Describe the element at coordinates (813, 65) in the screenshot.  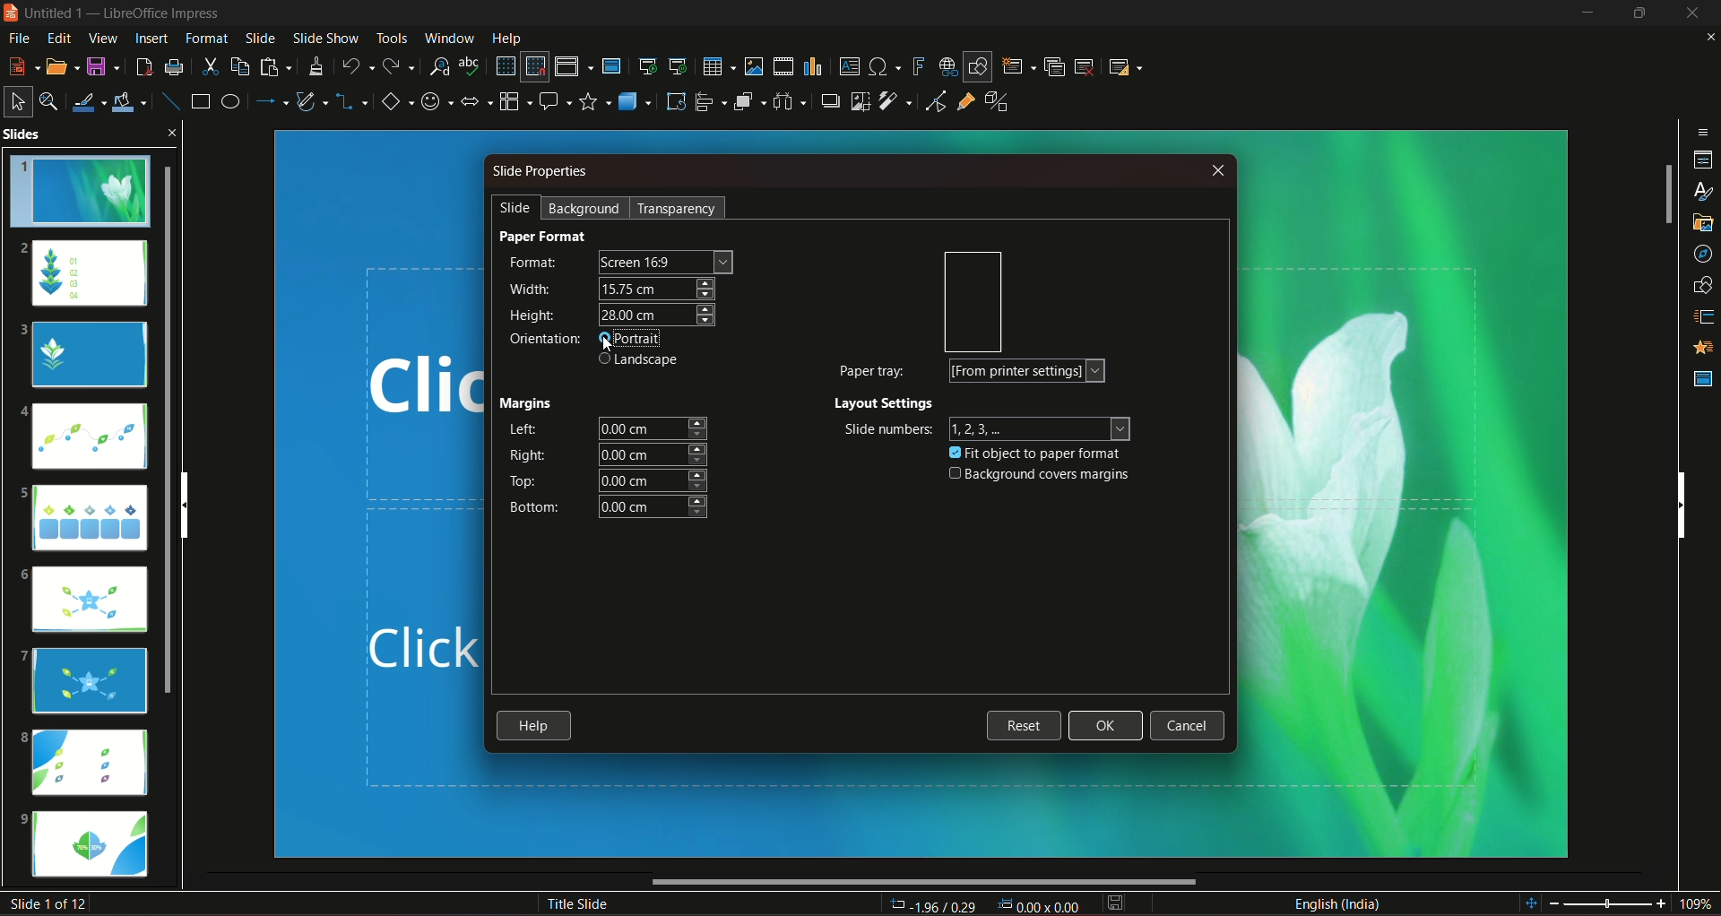
I see `insert chart` at that location.